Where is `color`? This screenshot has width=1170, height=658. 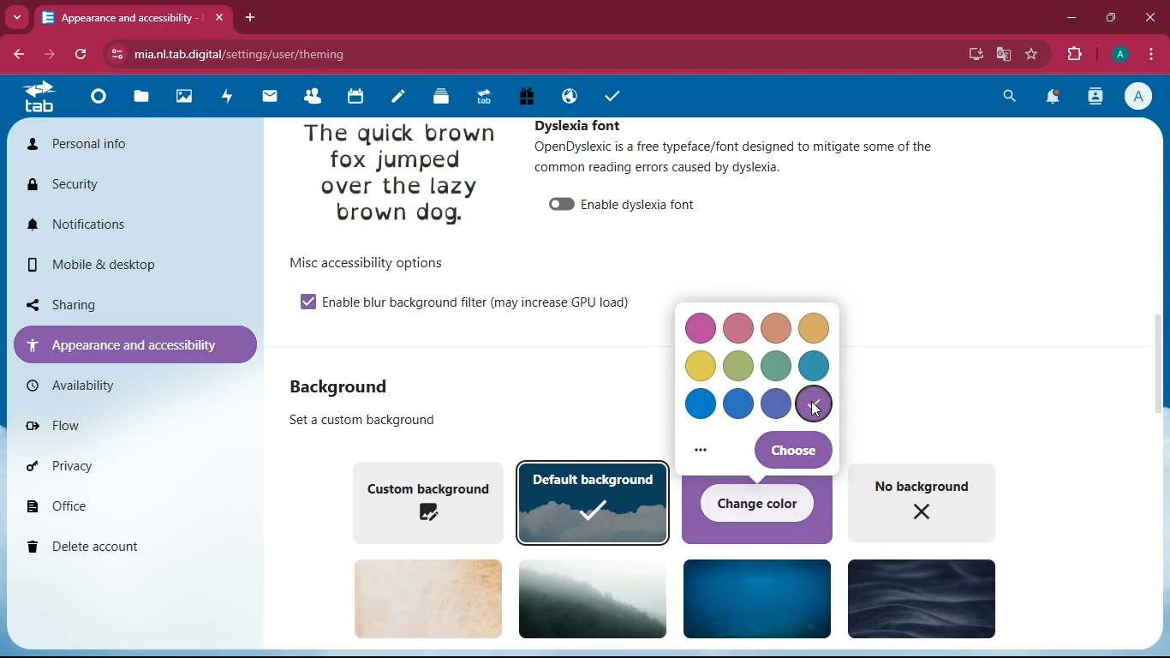
color is located at coordinates (739, 365).